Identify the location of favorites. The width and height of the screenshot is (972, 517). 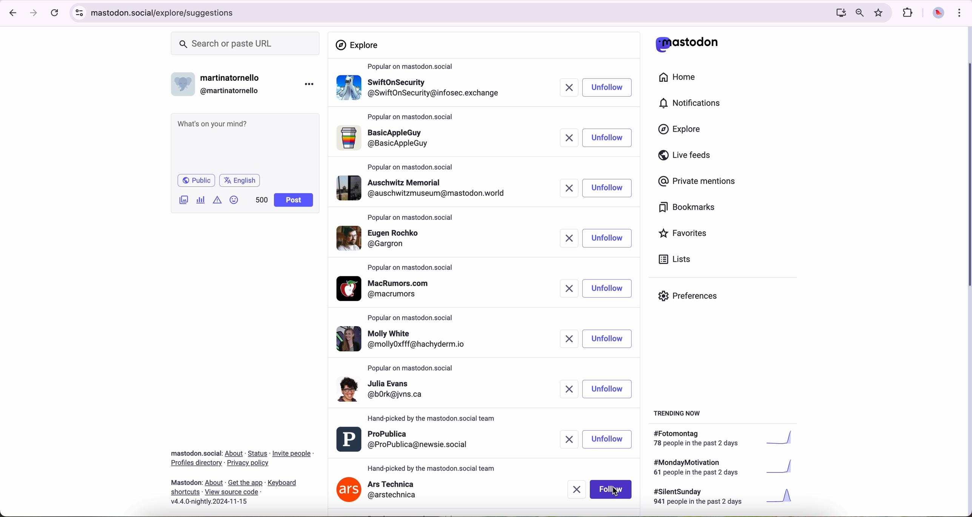
(880, 13).